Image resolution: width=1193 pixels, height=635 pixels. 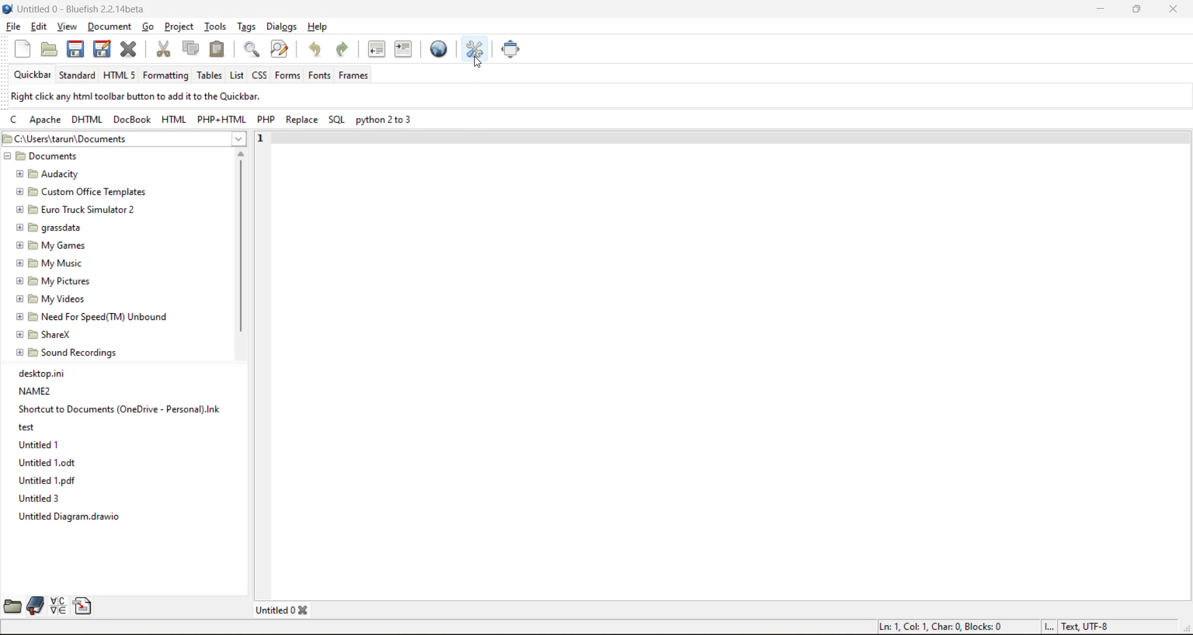 What do you see at coordinates (73, 49) in the screenshot?
I see `save` at bounding box center [73, 49].